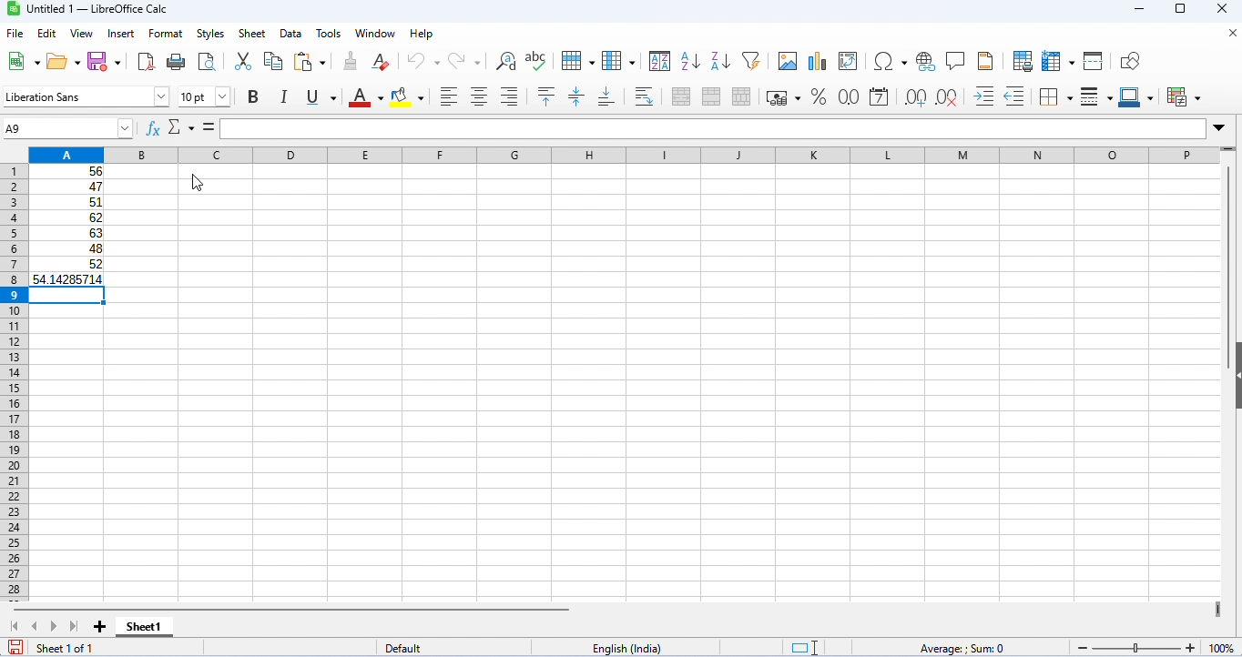 The height and width of the screenshot is (657, 1242). What do you see at coordinates (299, 609) in the screenshot?
I see `horizontal scroll bar` at bounding box center [299, 609].